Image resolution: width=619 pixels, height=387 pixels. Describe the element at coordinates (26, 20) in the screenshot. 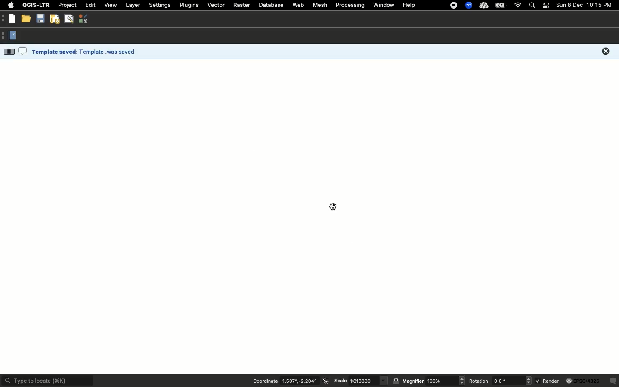

I see `Open` at that location.